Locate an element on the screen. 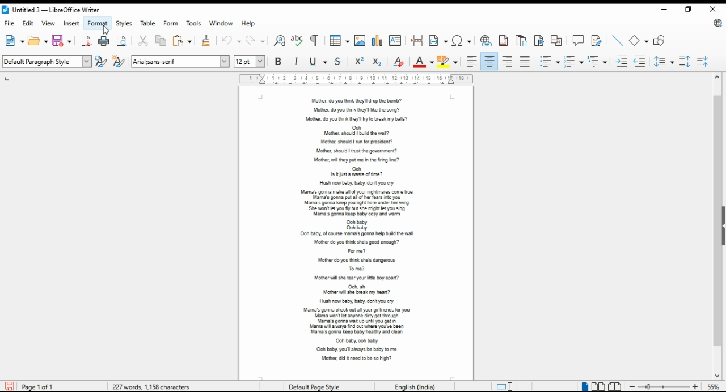  undo is located at coordinates (231, 41).